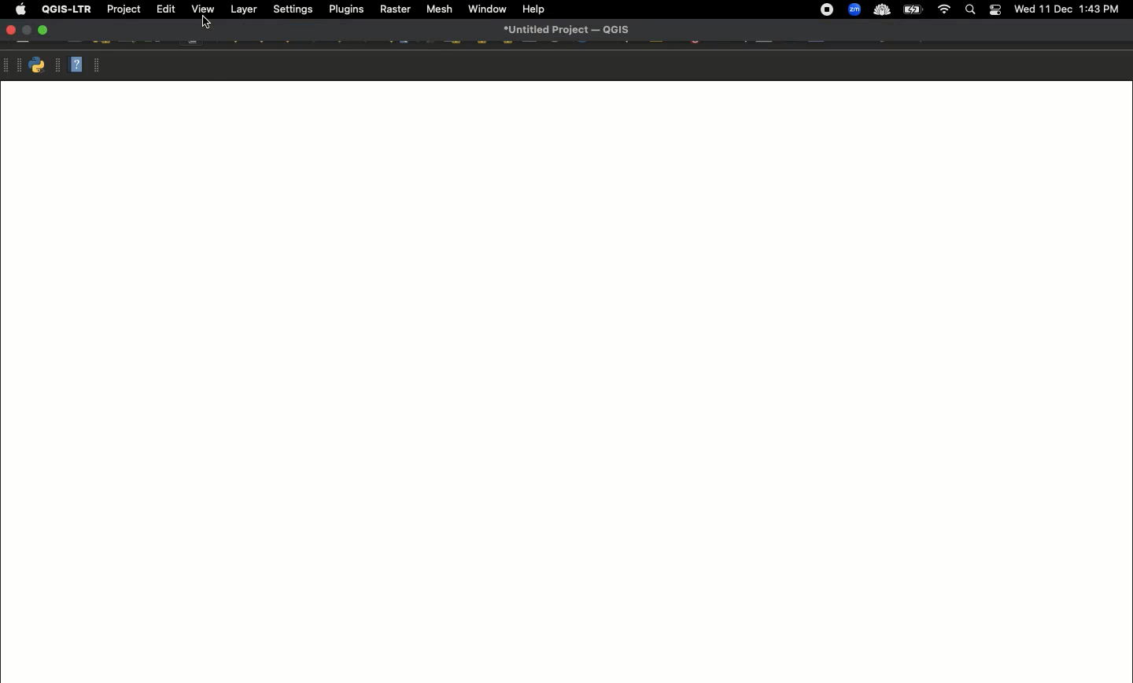  What do you see at coordinates (20, 65) in the screenshot?
I see `` at bounding box center [20, 65].